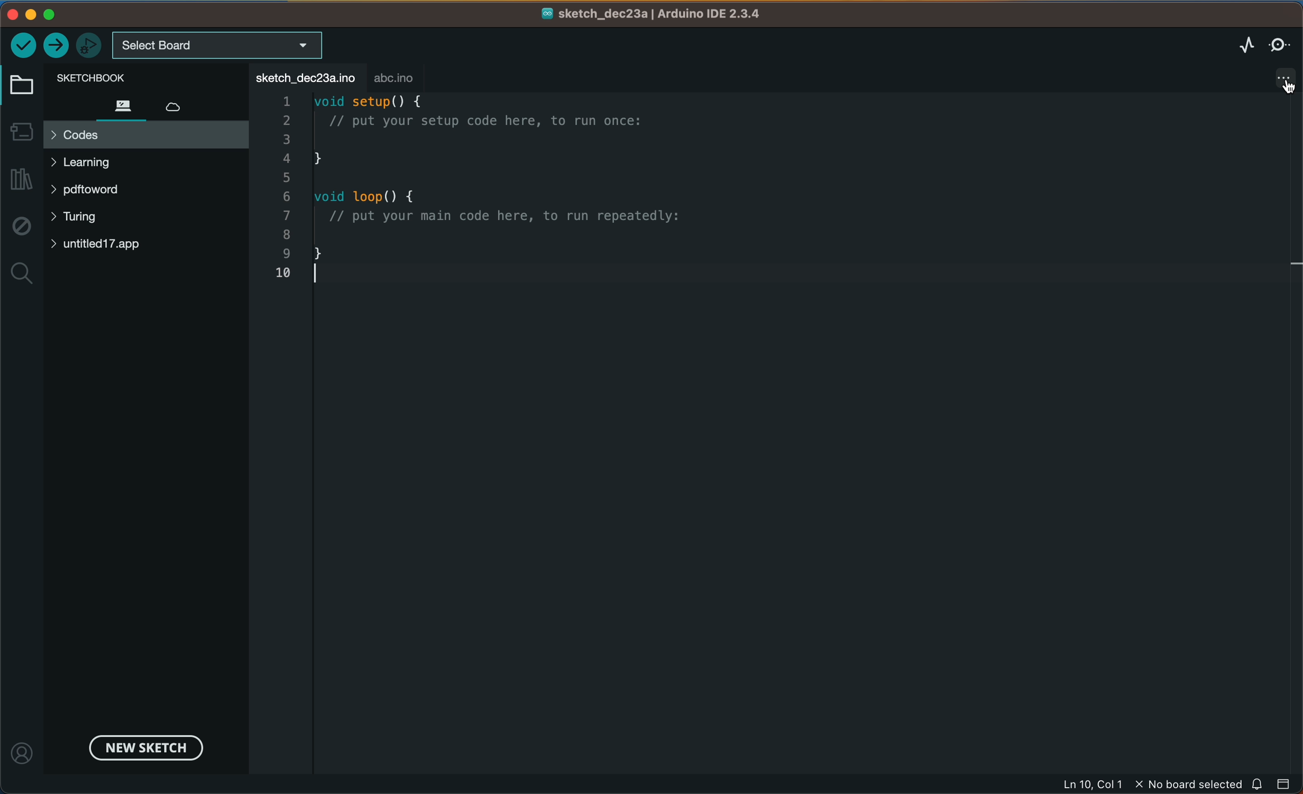 The width and height of the screenshot is (1303, 794). What do you see at coordinates (1280, 42) in the screenshot?
I see `serial monitor` at bounding box center [1280, 42].